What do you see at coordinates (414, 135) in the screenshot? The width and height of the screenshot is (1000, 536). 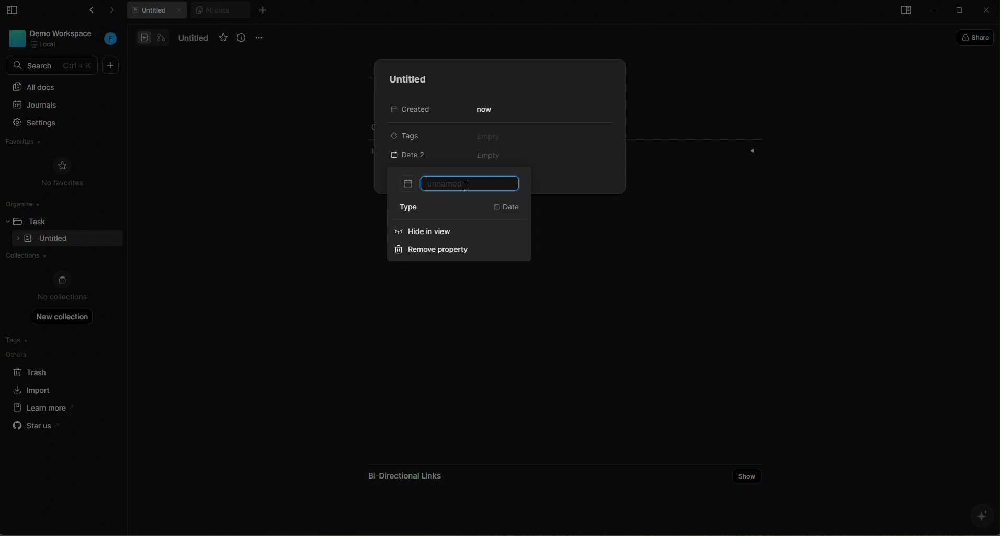 I see `tags` at bounding box center [414, 135].